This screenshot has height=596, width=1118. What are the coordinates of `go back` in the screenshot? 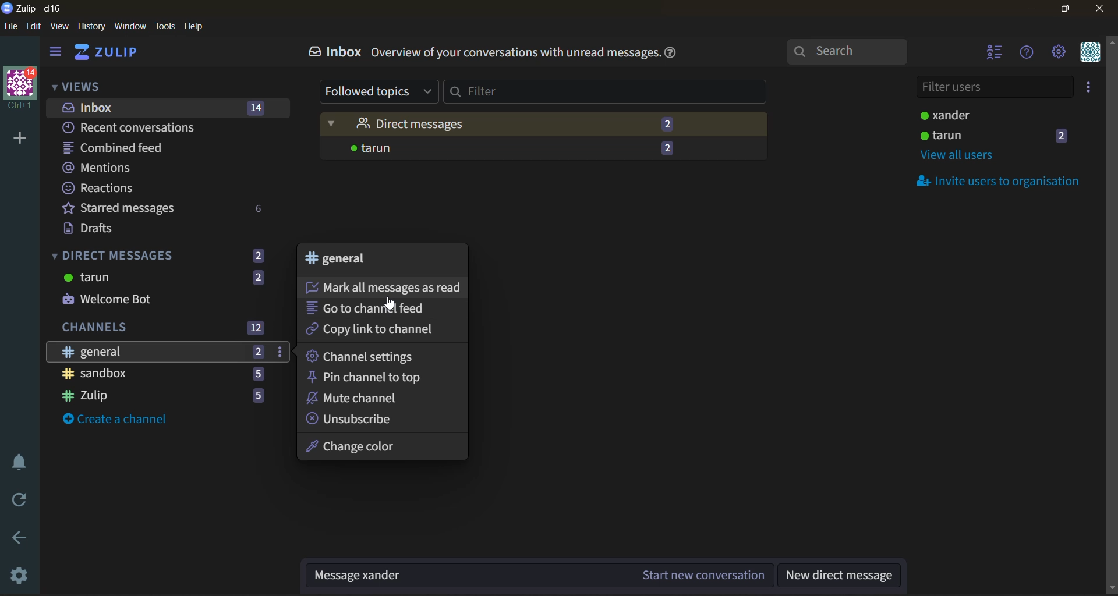 It's located at (23, 538).